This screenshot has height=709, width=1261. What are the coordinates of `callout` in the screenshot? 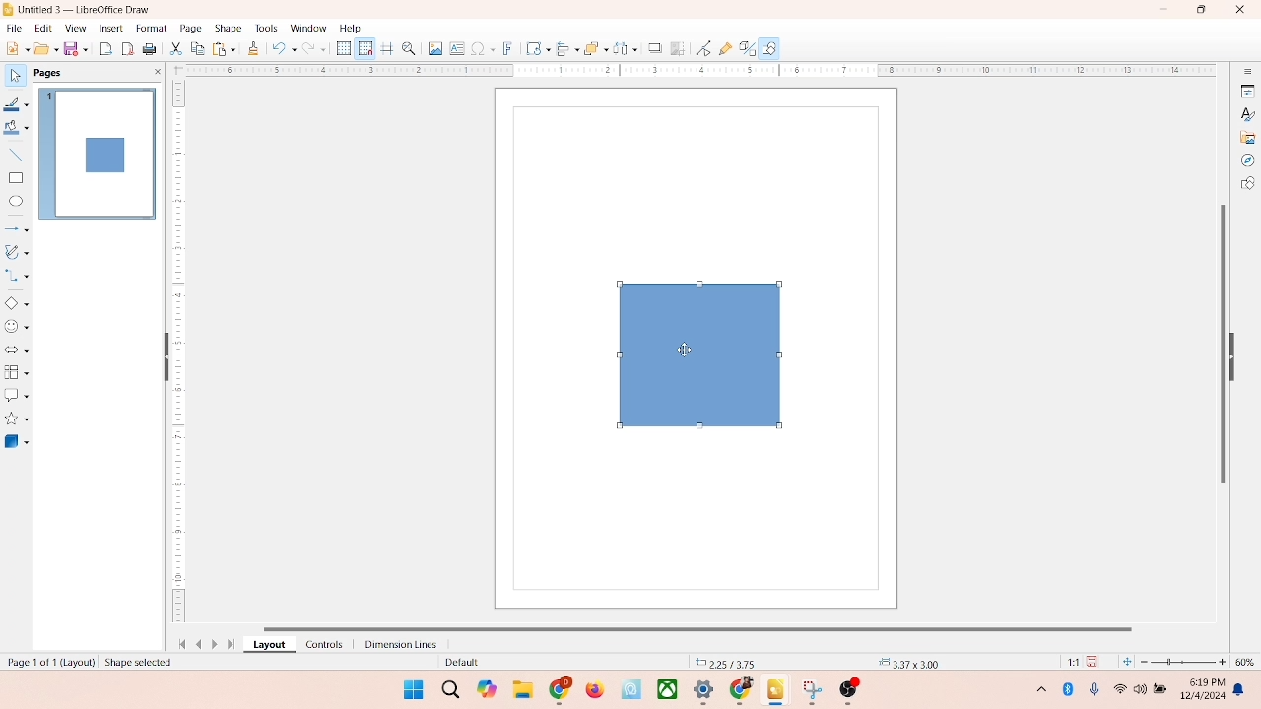 It's located at (16, 395).